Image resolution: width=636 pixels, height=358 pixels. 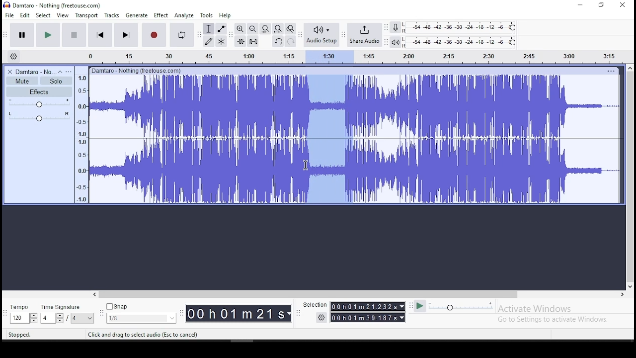 What do you see at coordinates (396, 27) in the screenshot?
I see `record meter` at bounding box center [396, 27].